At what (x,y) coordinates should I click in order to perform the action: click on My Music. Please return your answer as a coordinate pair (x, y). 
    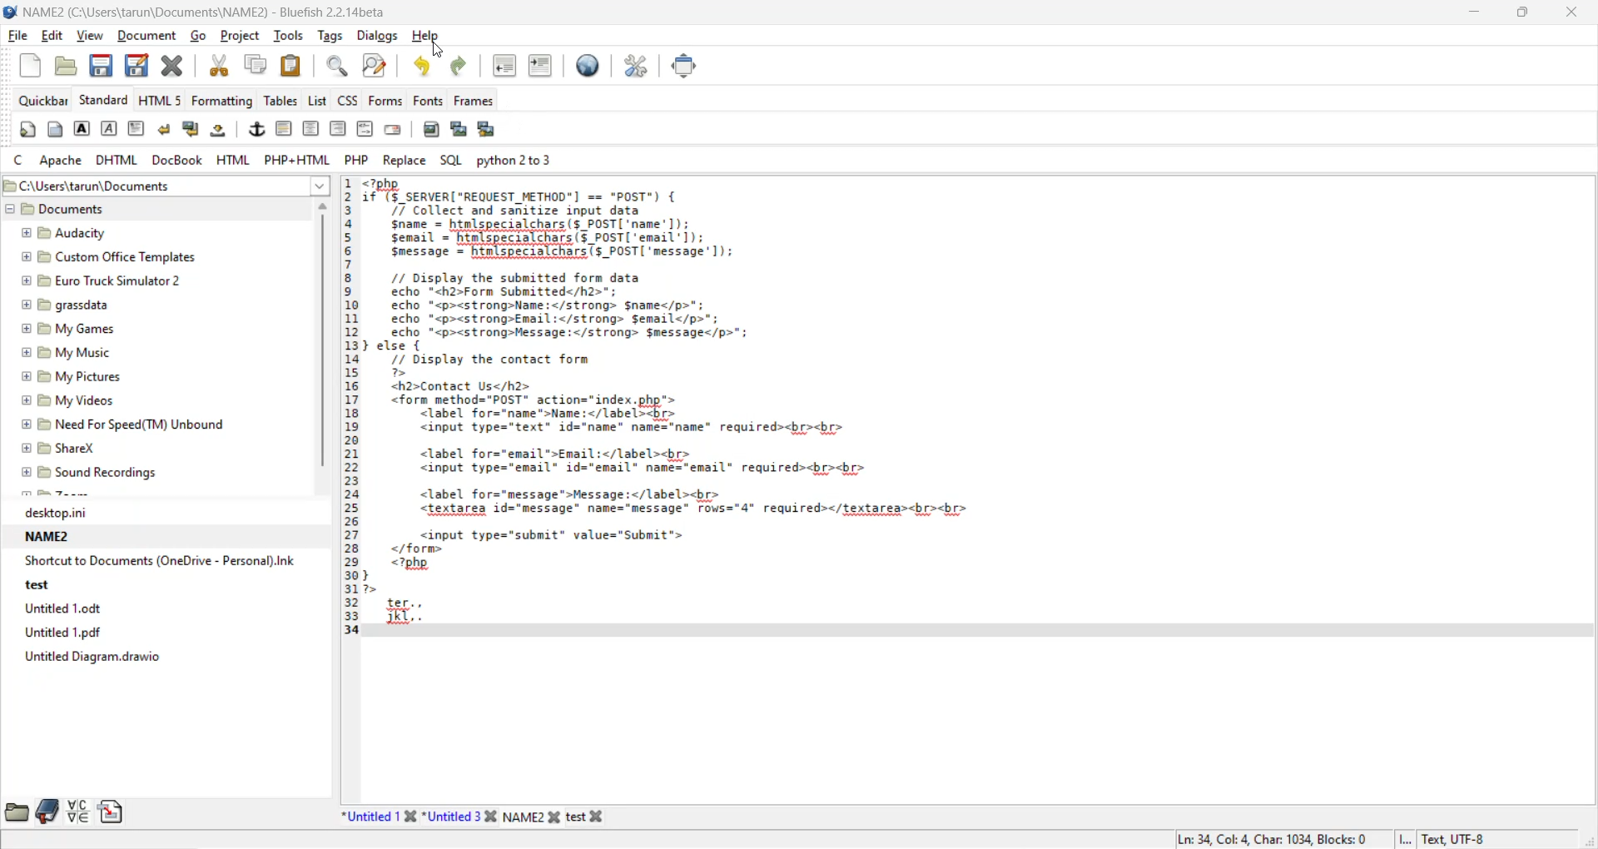
    Looking at the image, I should click on (57, 353).